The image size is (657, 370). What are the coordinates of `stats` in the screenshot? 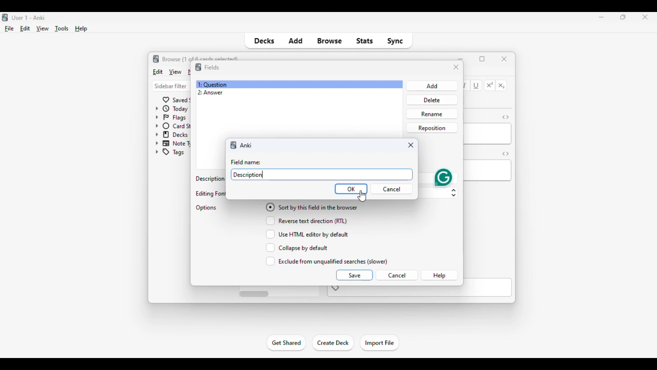 It's located at (365, 41).